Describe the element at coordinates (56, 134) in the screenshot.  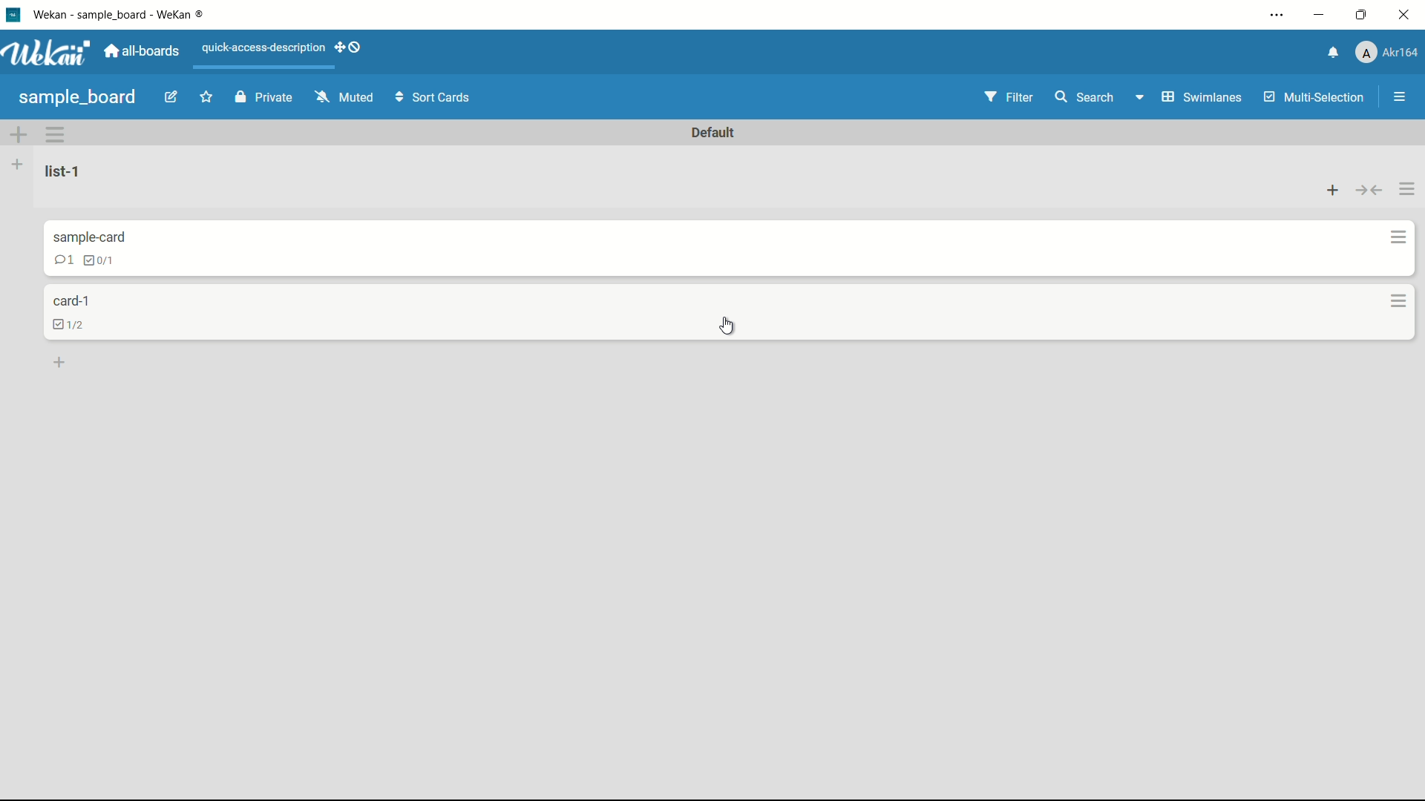
I see `swimlane actions` at that location.